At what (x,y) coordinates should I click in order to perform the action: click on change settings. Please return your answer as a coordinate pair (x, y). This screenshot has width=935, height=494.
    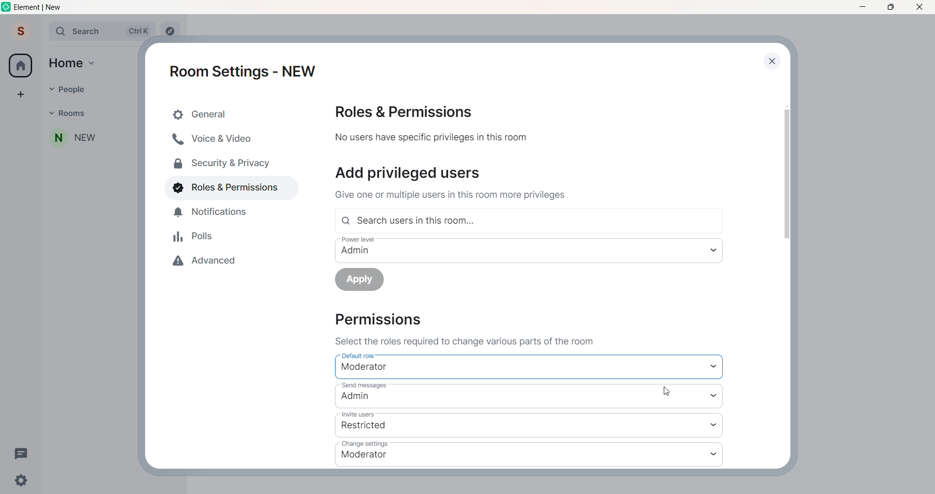
    Looking at the image, I should click on (517, 454).